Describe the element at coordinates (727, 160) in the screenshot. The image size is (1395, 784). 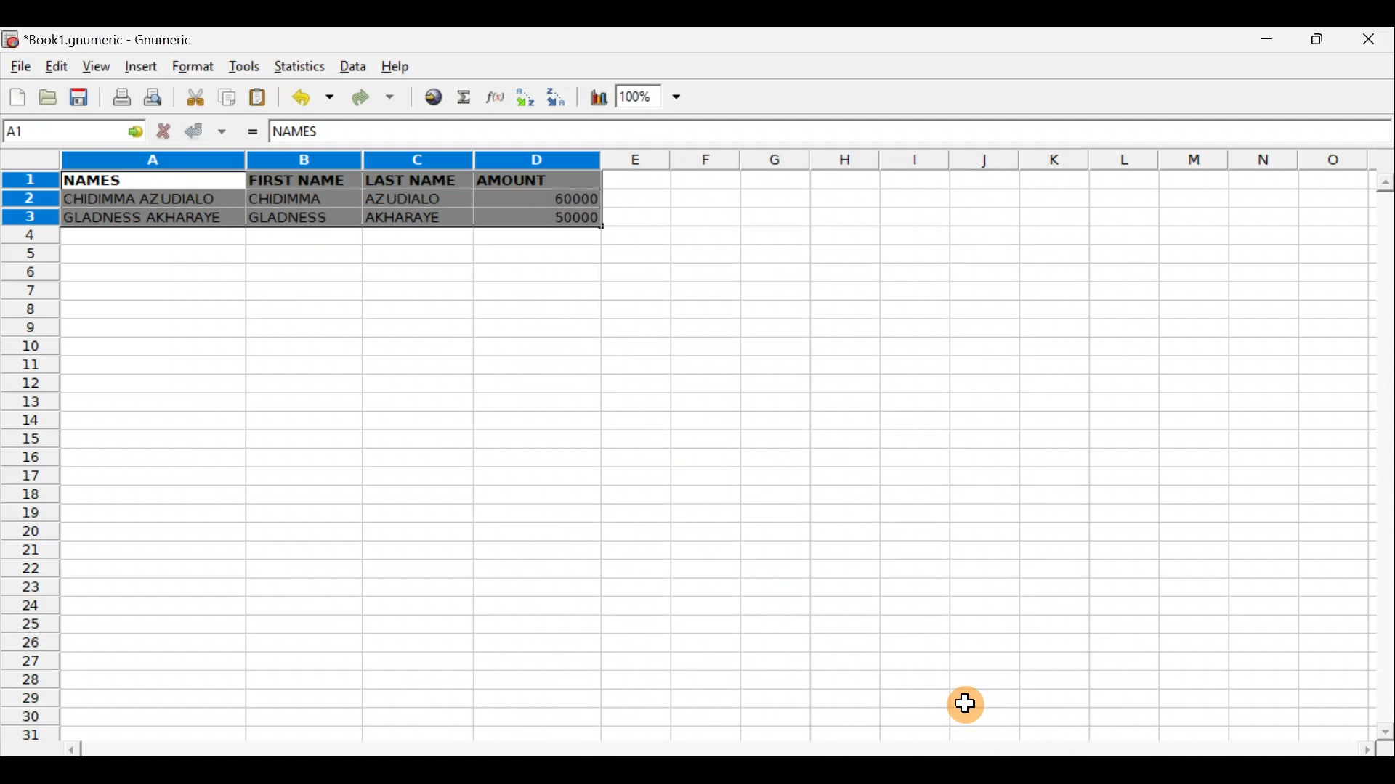
I see `Columns` at that location.